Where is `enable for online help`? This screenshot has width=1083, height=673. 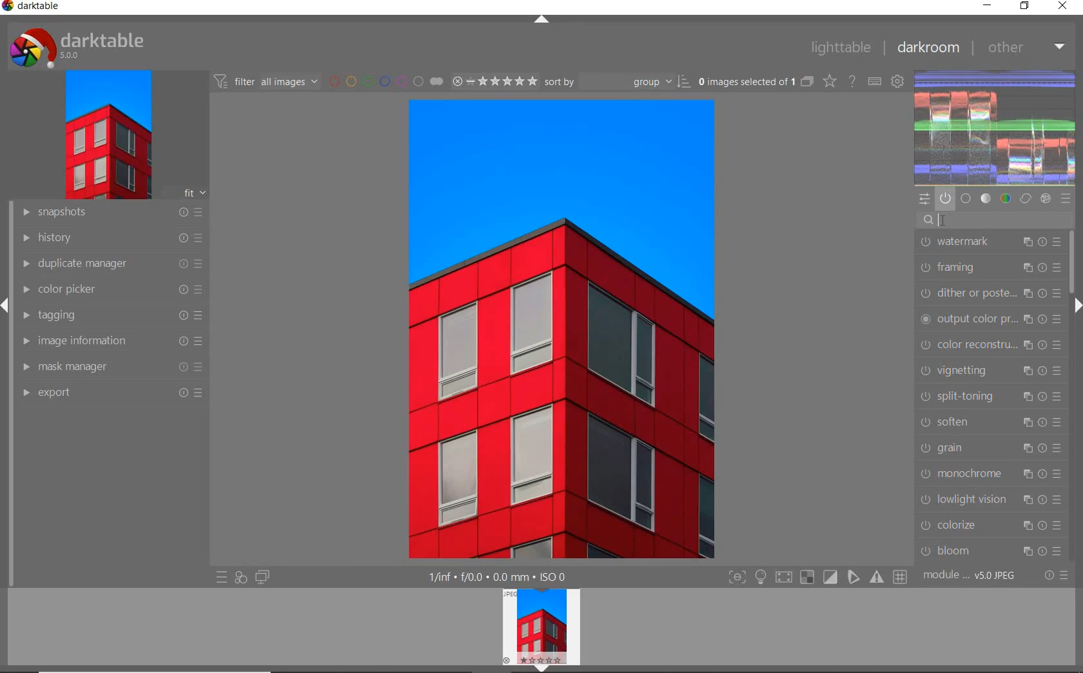 enable for online help is located at coordinates (853, 81).